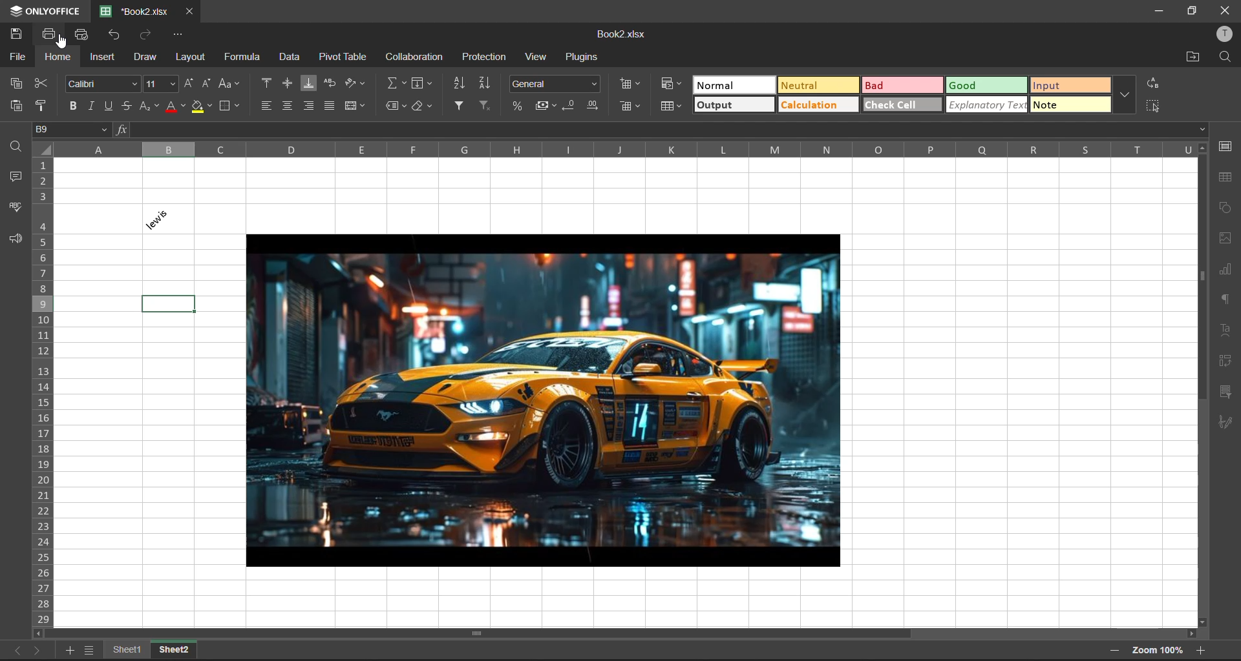  Describe the element at coordinates (732, 105) in the screenshot. I see `output` at that location.